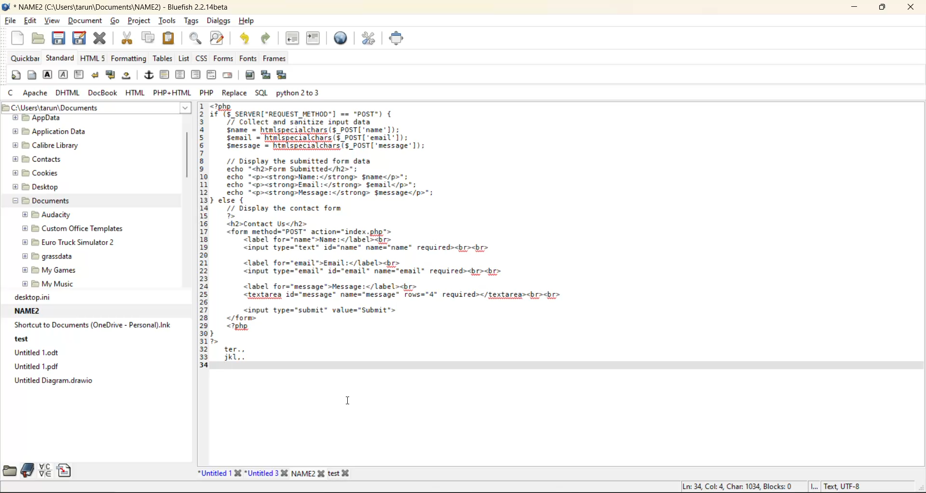 This screenshot has height=493, width=926. What do you see at coordinates (115, 20) in the screenshot?
I see `go` at bounding box center [115, 20].